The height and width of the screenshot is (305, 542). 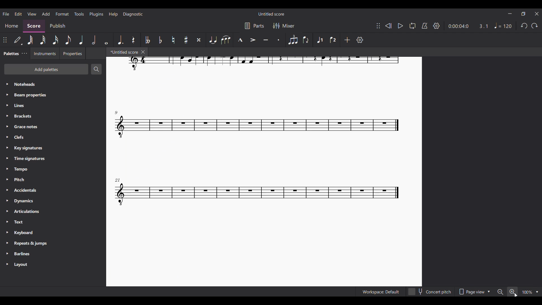 I want to click on Tuplet, so click(x=292, y=40).